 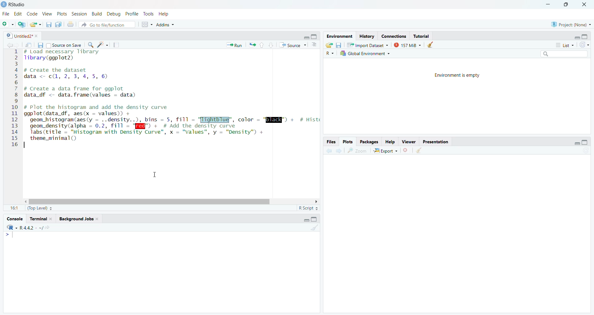 I want to click on refresh the list of objects in the environment, so click(x=585, y=45).